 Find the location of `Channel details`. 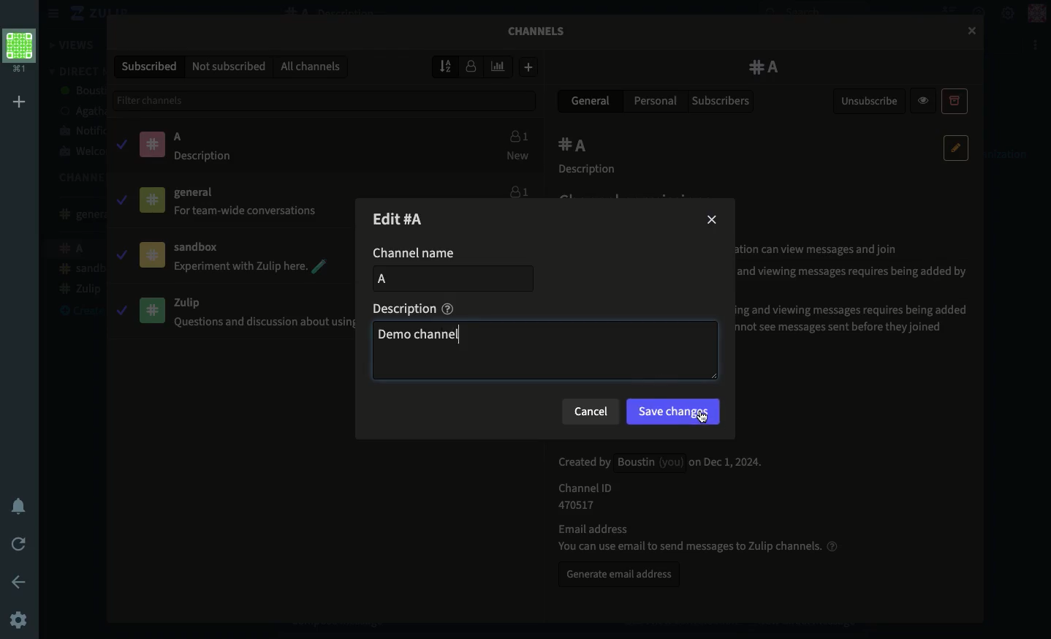

Channel details is located at coordinates (689, 502).